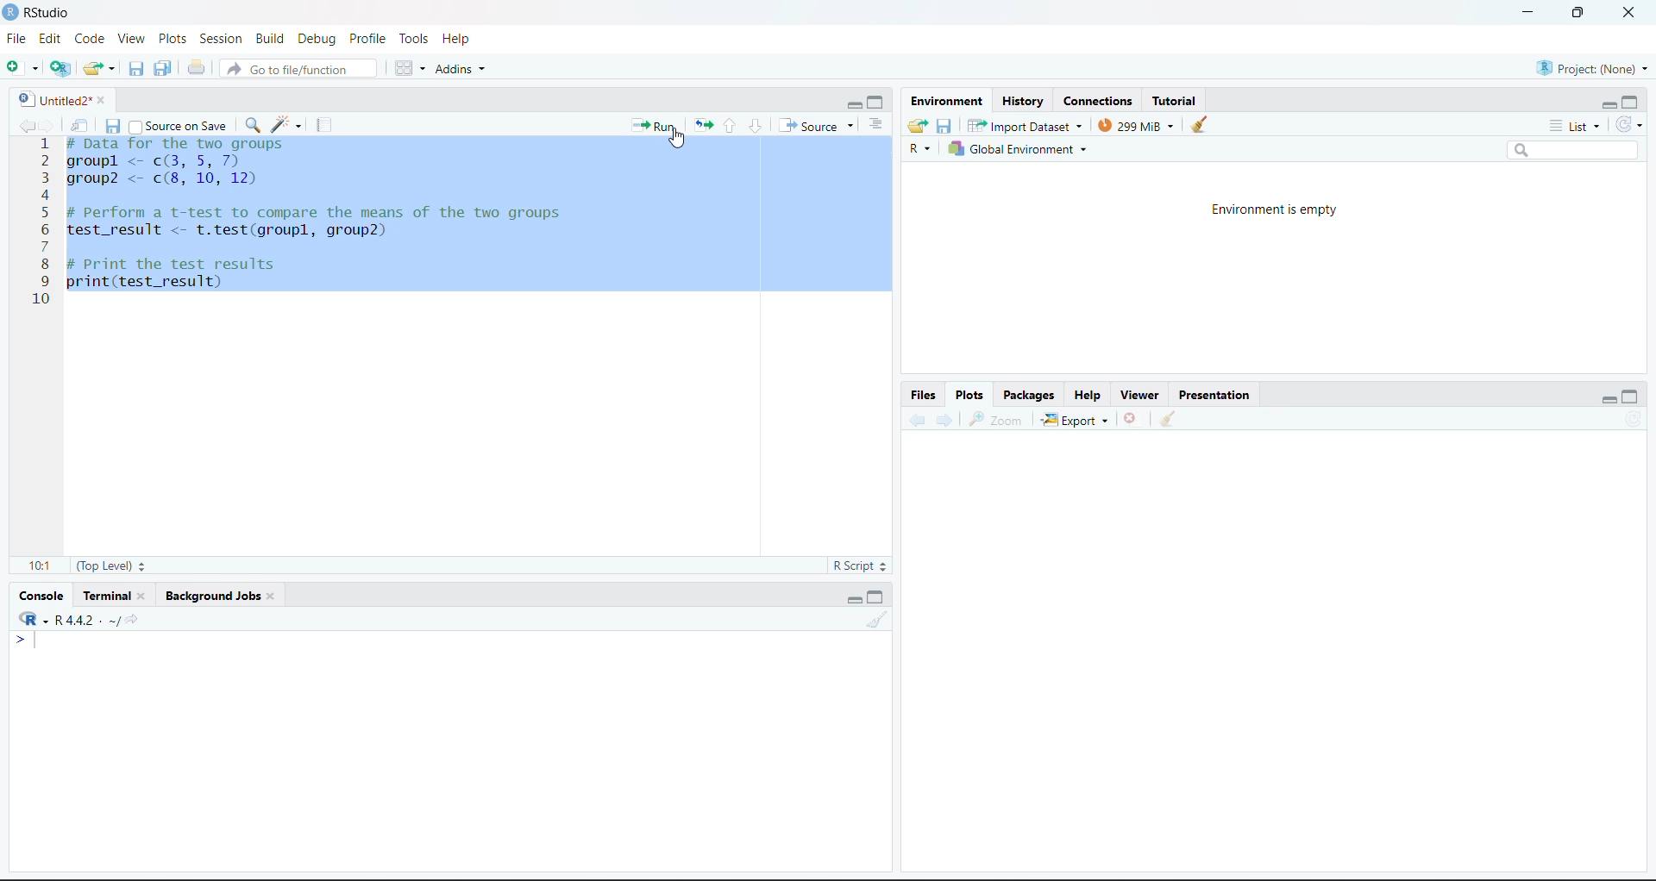 Image resolution: width=1656 pixels, height=881 pixels. What do you see at coordinates (60, 617) in the screenshot?
I see `R 4.4.2` at bounding box center [60, 617].